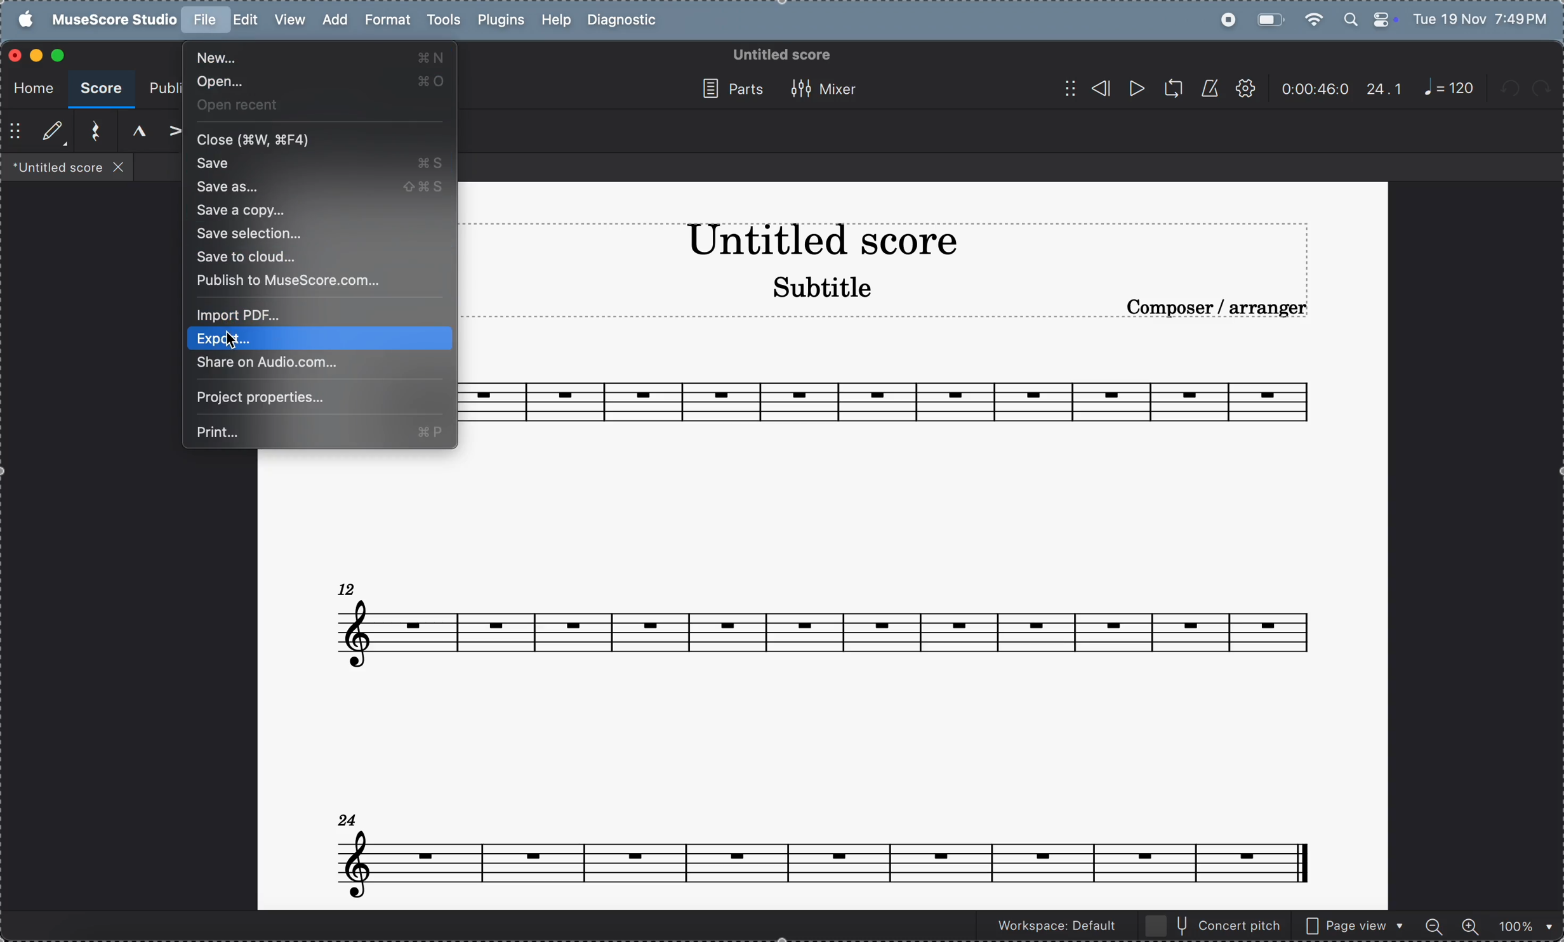  I want to click on files, so click(68, 166).